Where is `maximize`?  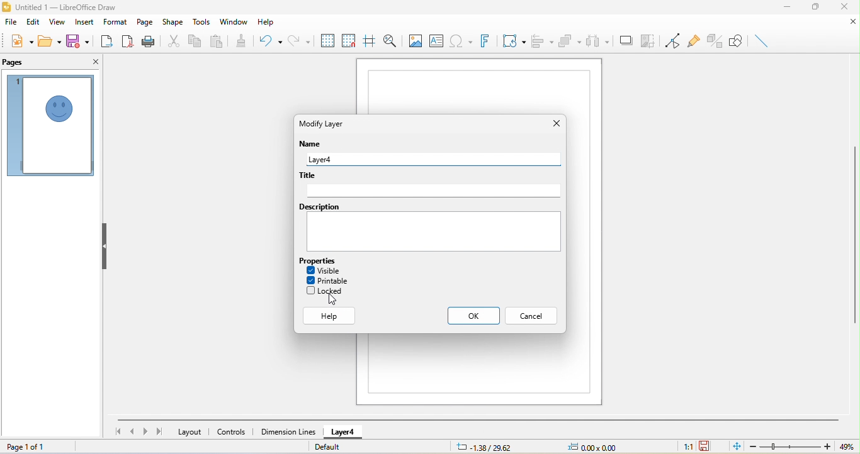
maximize is located at coordinates (815, 9).